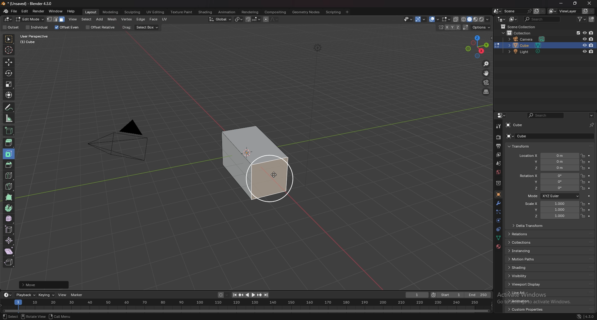 The image size is (597, 320). Describe the element at coordinates (9, 19) in the screenshot. I see `editor type` at that location.